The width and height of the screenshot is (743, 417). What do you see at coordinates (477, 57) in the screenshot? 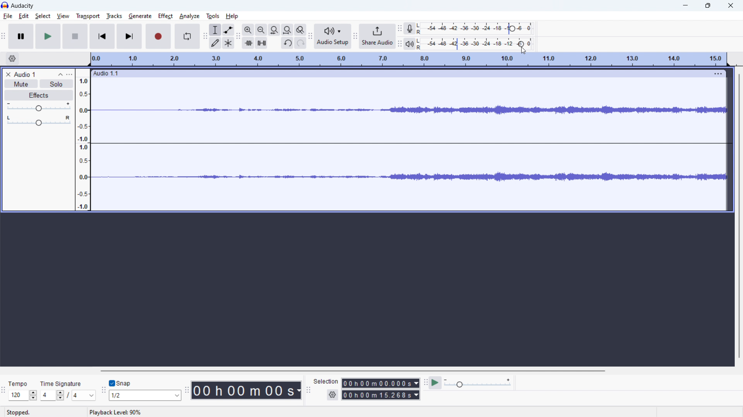
I see `plauback speed: 90%` at bounding box center [477, 57].